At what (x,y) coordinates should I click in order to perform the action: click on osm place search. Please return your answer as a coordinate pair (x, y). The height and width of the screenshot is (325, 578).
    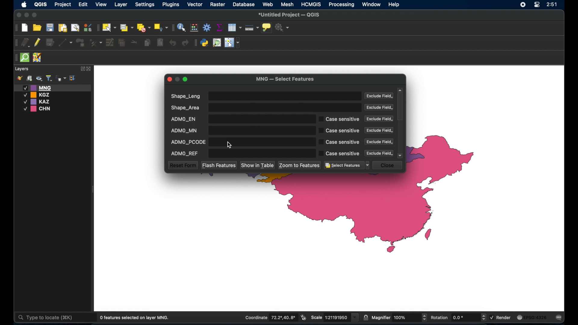
    Looking at the image, I should click on (217, 43).